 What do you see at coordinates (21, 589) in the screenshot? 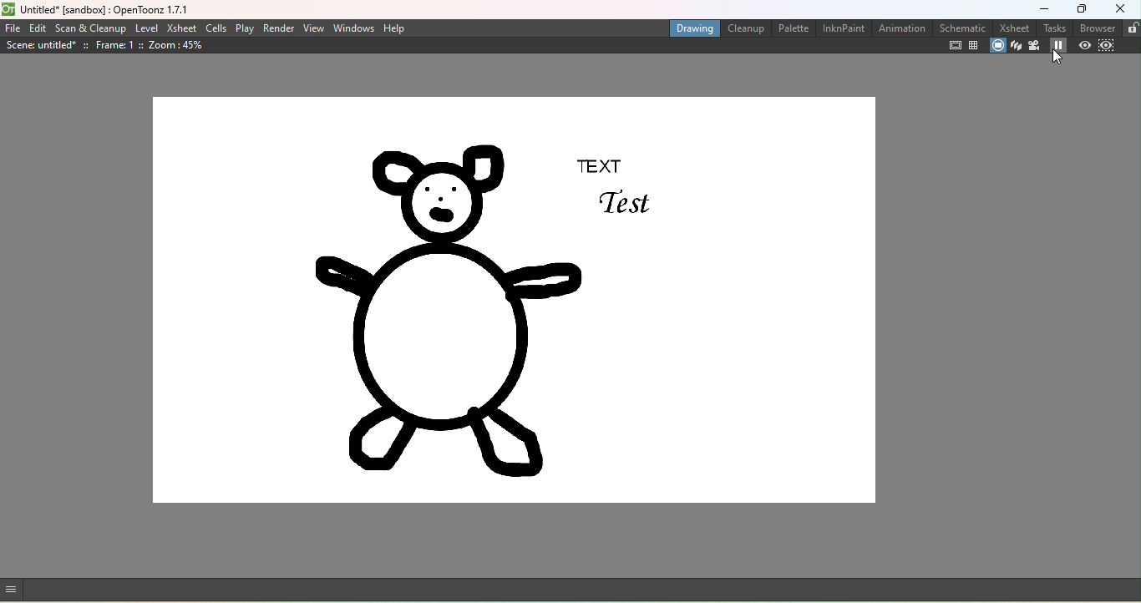
I see `GUI show/hide` at bounding box center [21, 589].